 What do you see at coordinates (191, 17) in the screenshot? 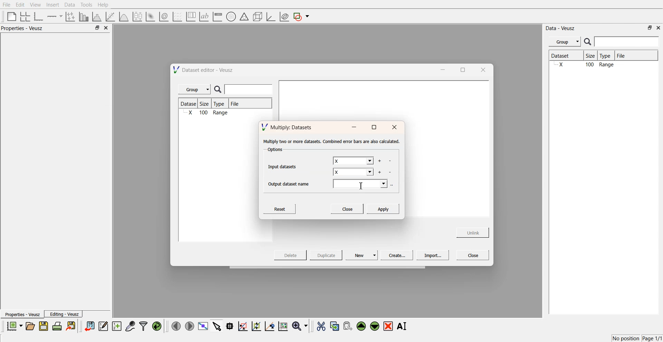
I see `plot key` at bounding box center [191, 17].